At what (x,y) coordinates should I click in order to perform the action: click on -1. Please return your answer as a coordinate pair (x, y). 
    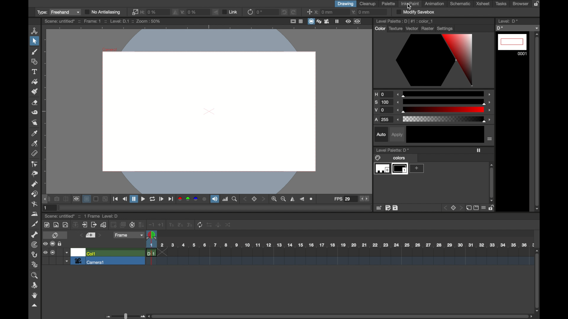
    Looking at the image, I should click on (151, 225).